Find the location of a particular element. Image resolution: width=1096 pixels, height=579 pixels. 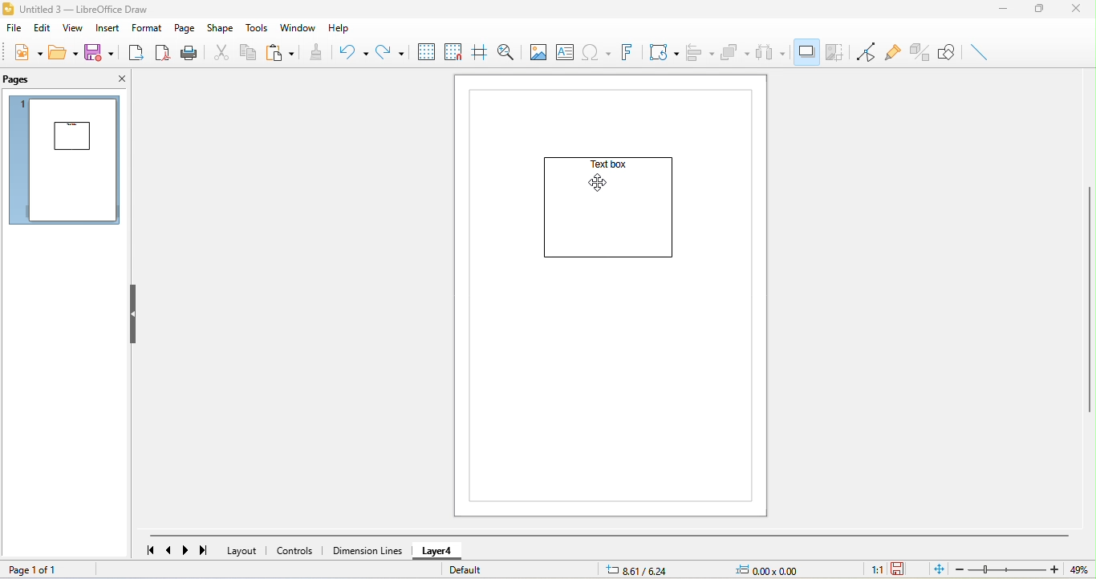

text box in a frame is located at coordinates (609, 219).